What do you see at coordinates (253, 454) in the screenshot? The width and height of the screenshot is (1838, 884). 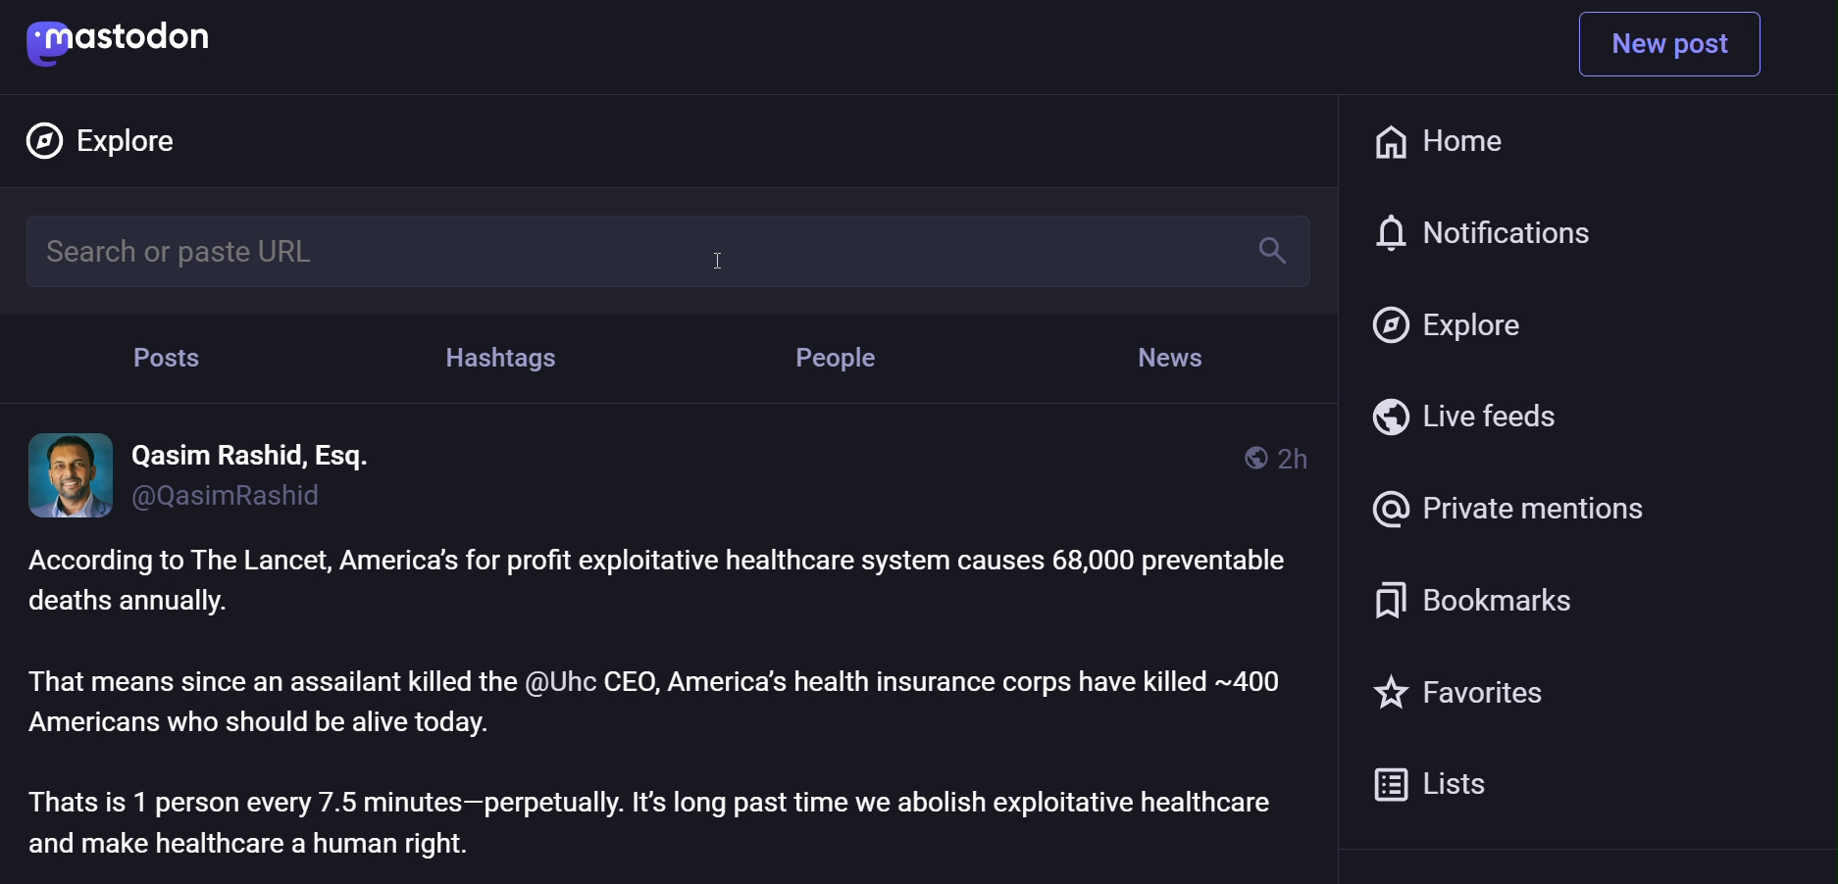 I see `name` at bounding box center [253, 454].